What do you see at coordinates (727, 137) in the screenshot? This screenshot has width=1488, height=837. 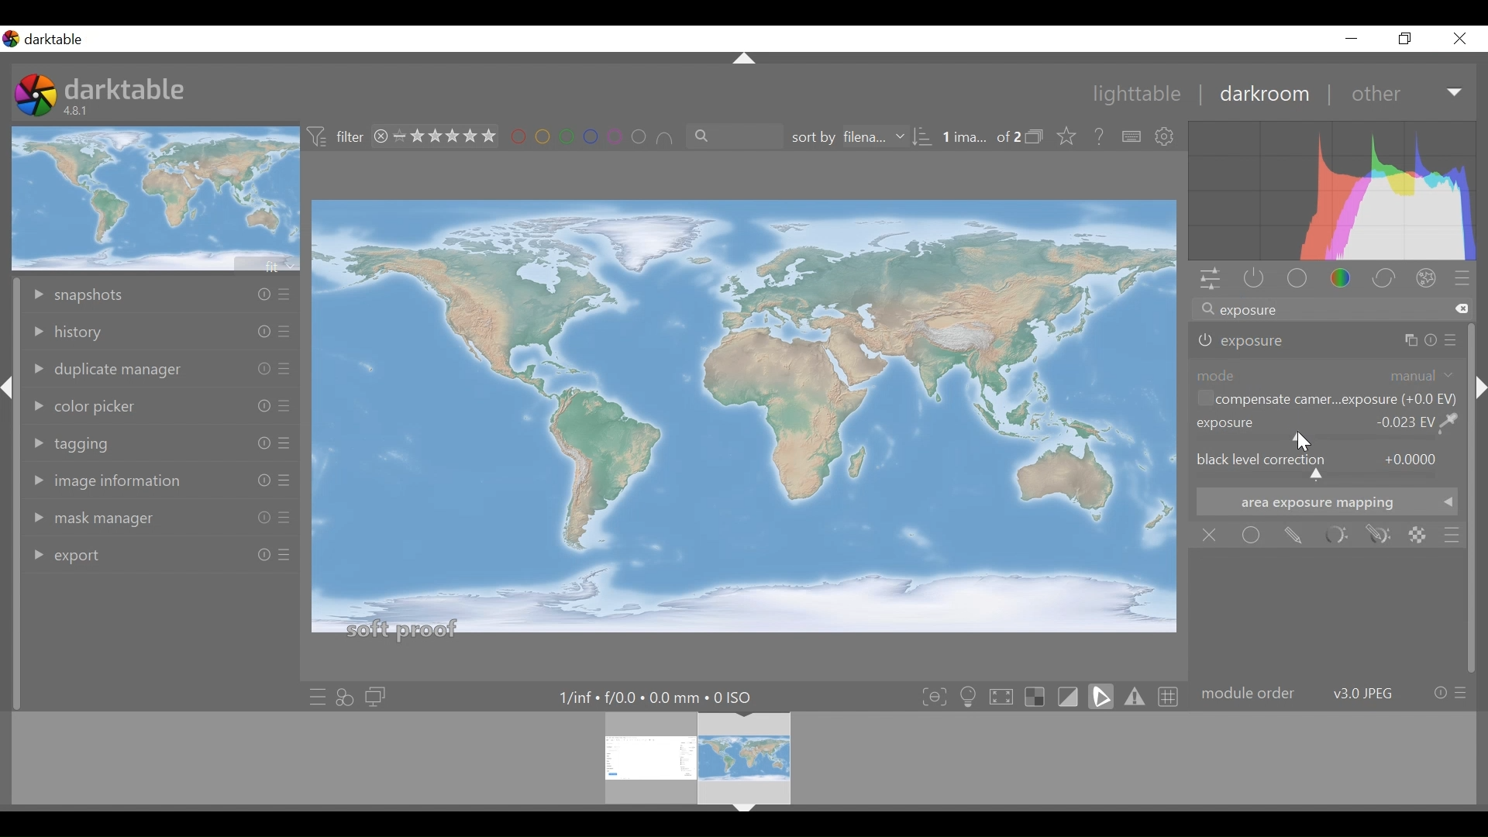 I see `filter by text` at bounding box center [727, 137].